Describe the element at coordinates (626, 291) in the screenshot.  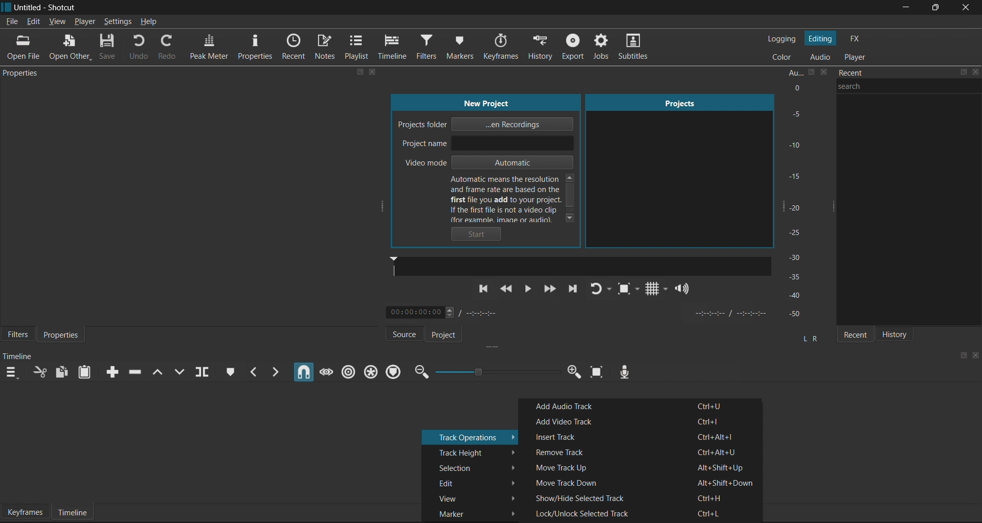
I see `Toggle Zoom` at that location.